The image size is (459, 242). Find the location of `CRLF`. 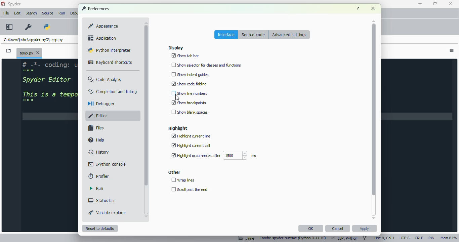

CRLF is located at coordinates (419, 238).